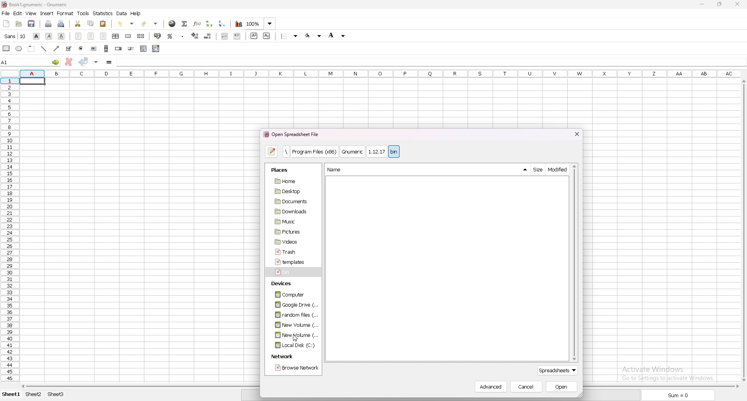 Image resolution: width=747 pixels, height=401 pixels. Describe the element at coordinates (558, 170) in the screenshot. I see `modified` at that location.